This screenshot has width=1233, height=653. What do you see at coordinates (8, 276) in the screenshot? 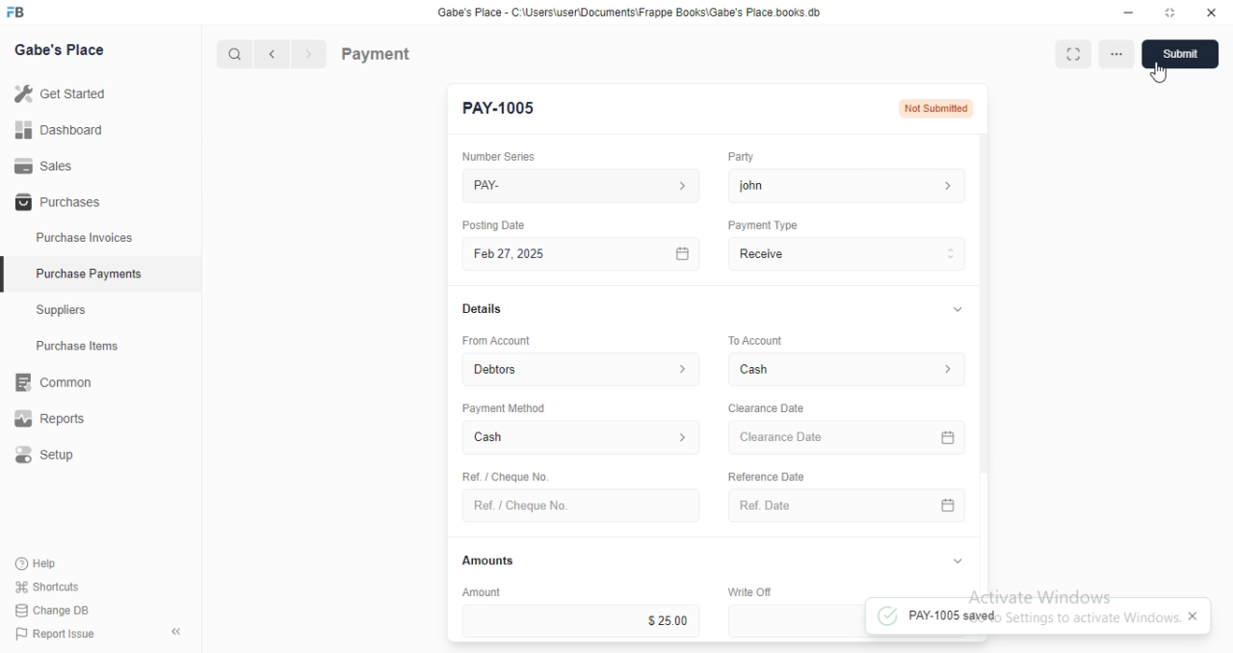
I see `selected` at bounding box center [8, 276].